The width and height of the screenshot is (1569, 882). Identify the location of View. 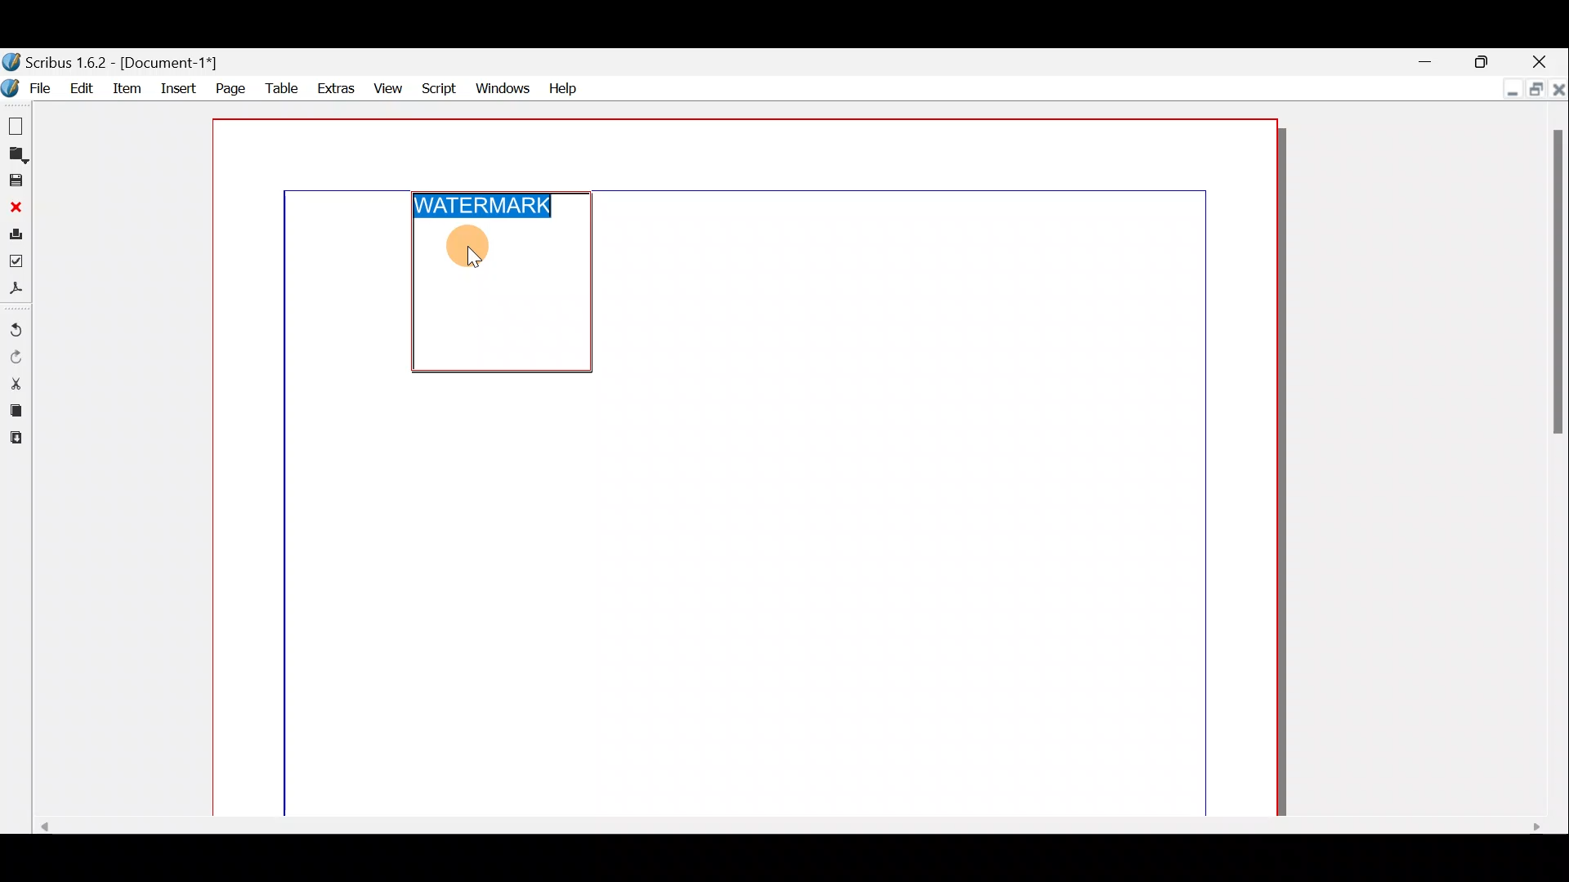
(388, 87).